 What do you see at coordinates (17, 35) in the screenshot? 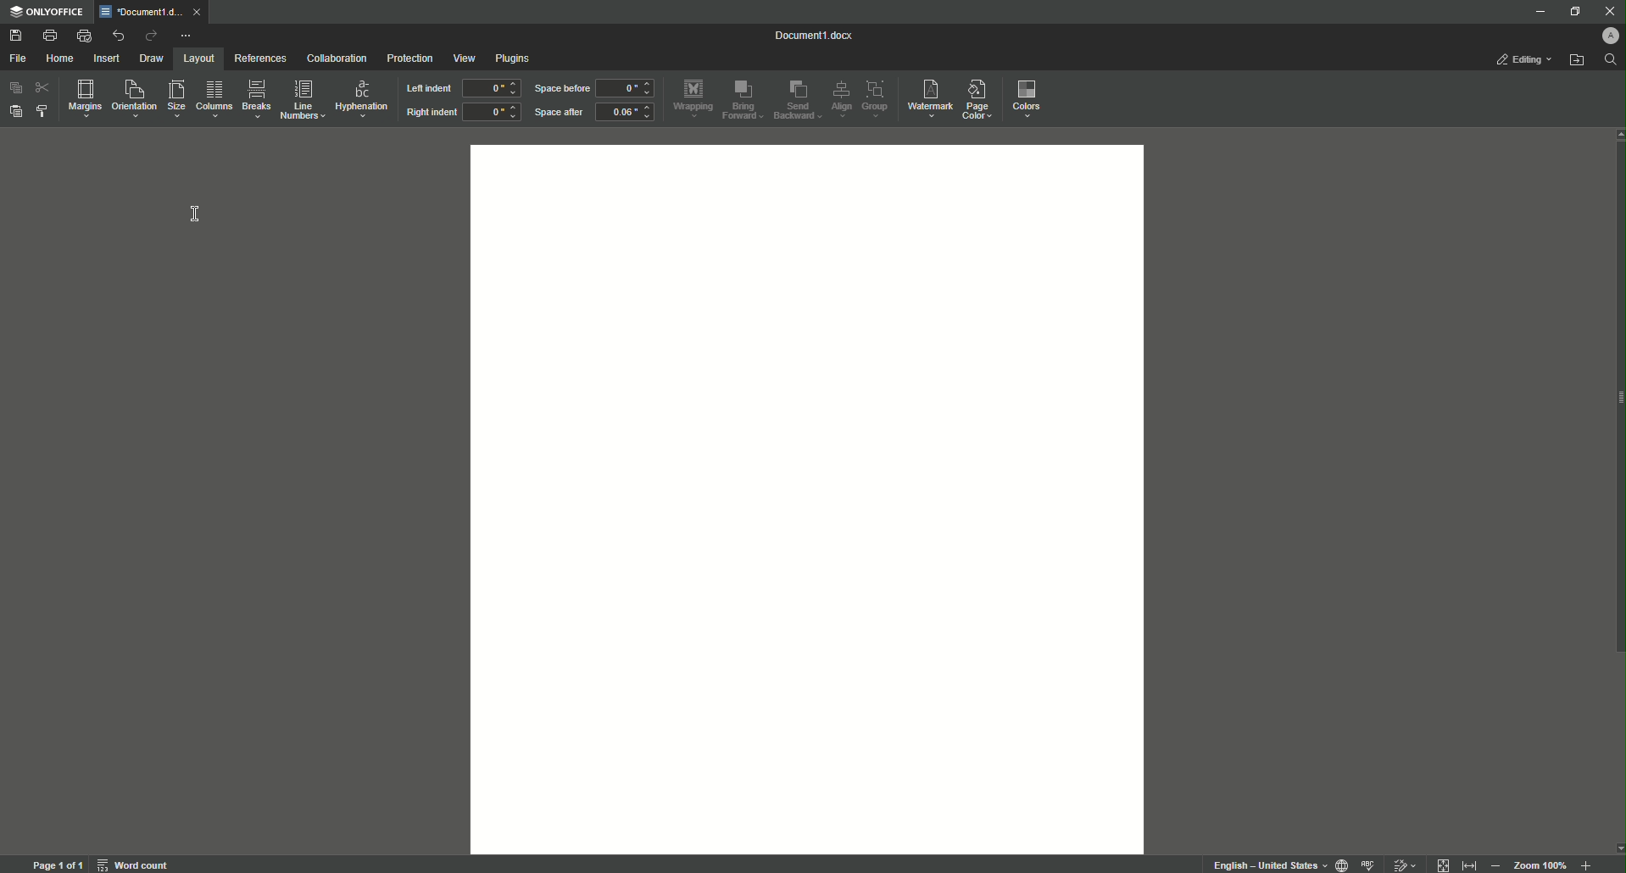
I see `Save` at bounding box center [17, 35].